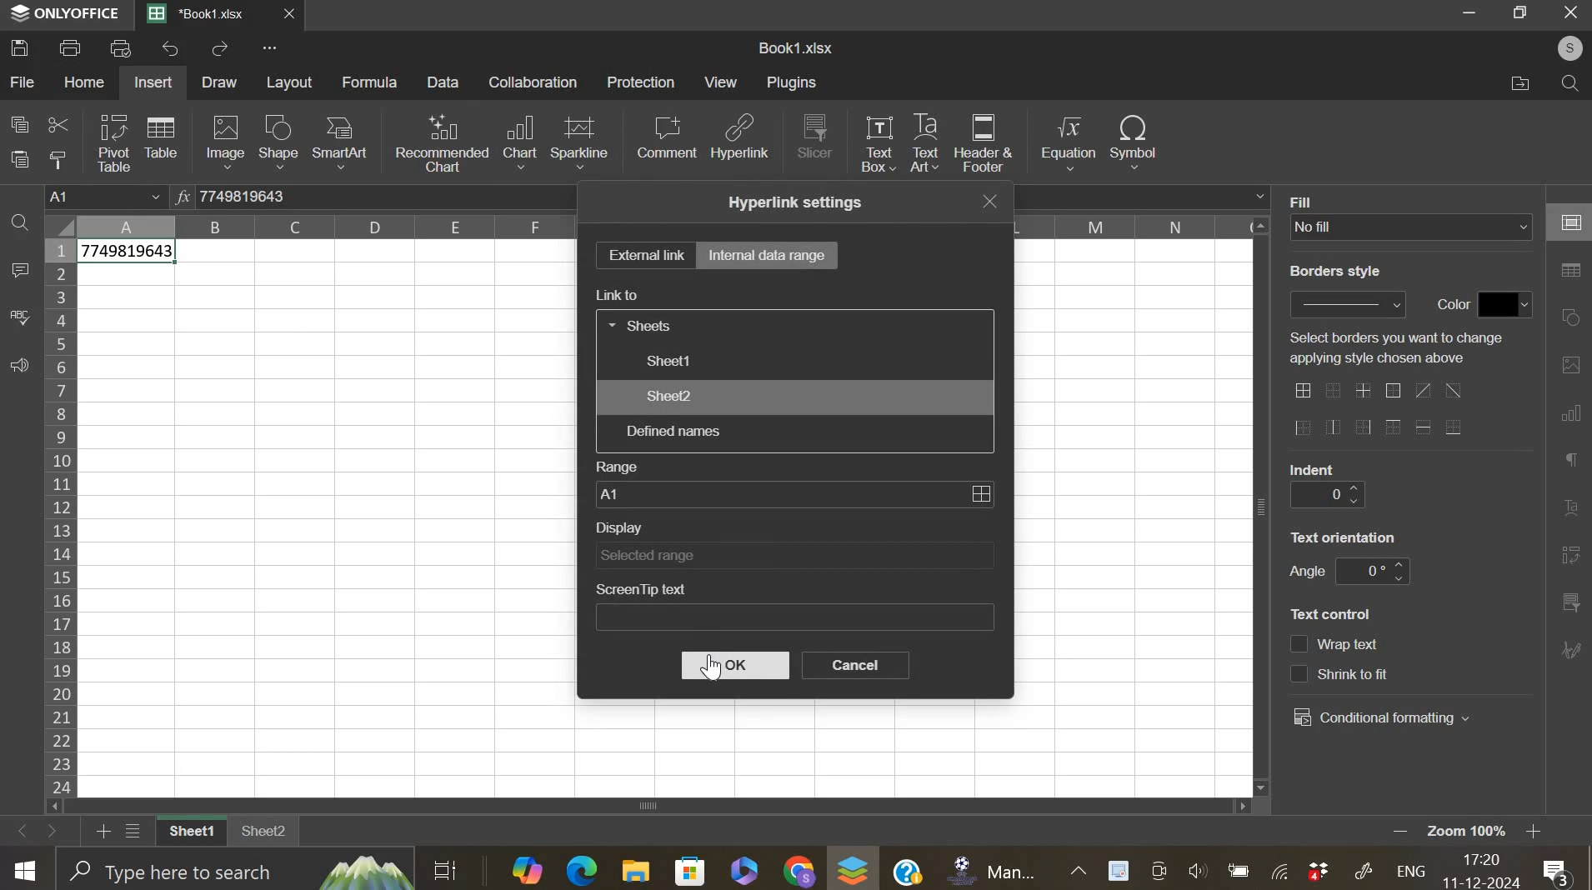 Image resolution: width=1592 pixels, height=890 pixels. What do you see at coordinates (108, 198) in the screenshot?
I see `cell name` at bounding box center [108, 198].